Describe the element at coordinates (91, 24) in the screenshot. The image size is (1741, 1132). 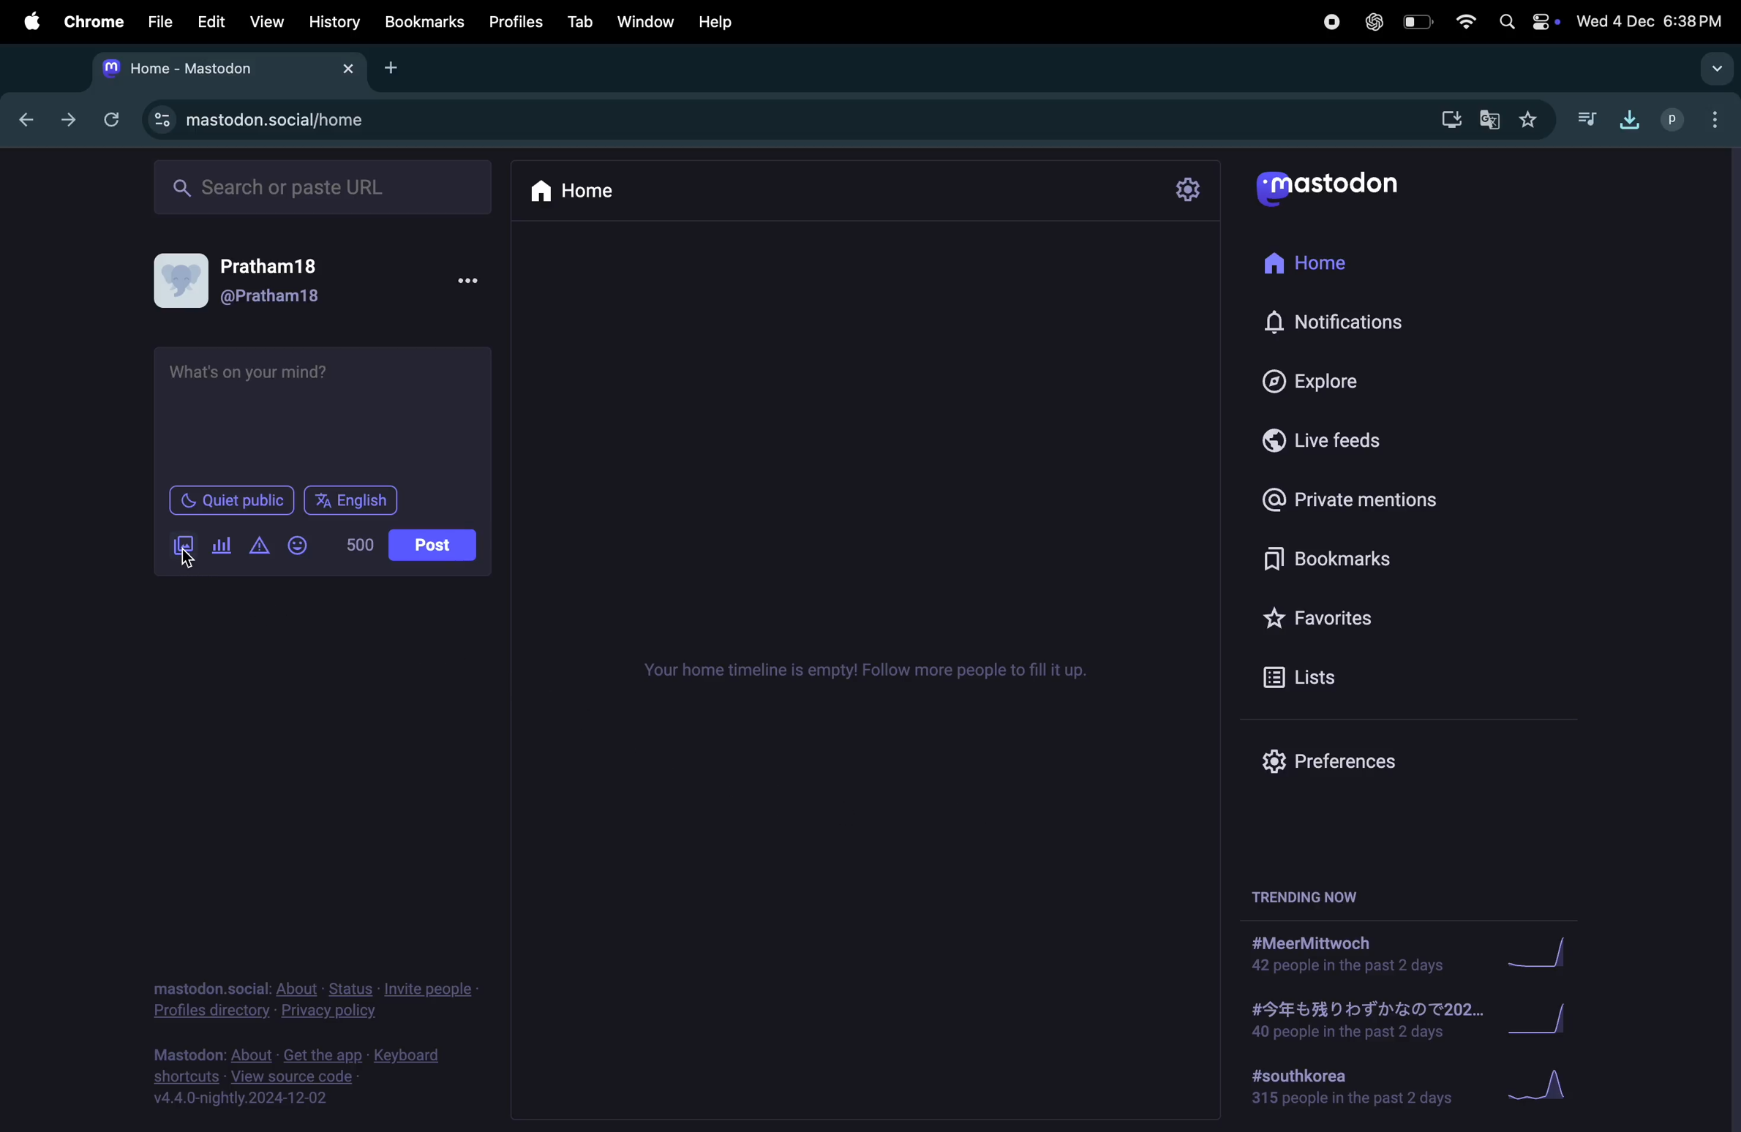
I see `chrome` at that location.